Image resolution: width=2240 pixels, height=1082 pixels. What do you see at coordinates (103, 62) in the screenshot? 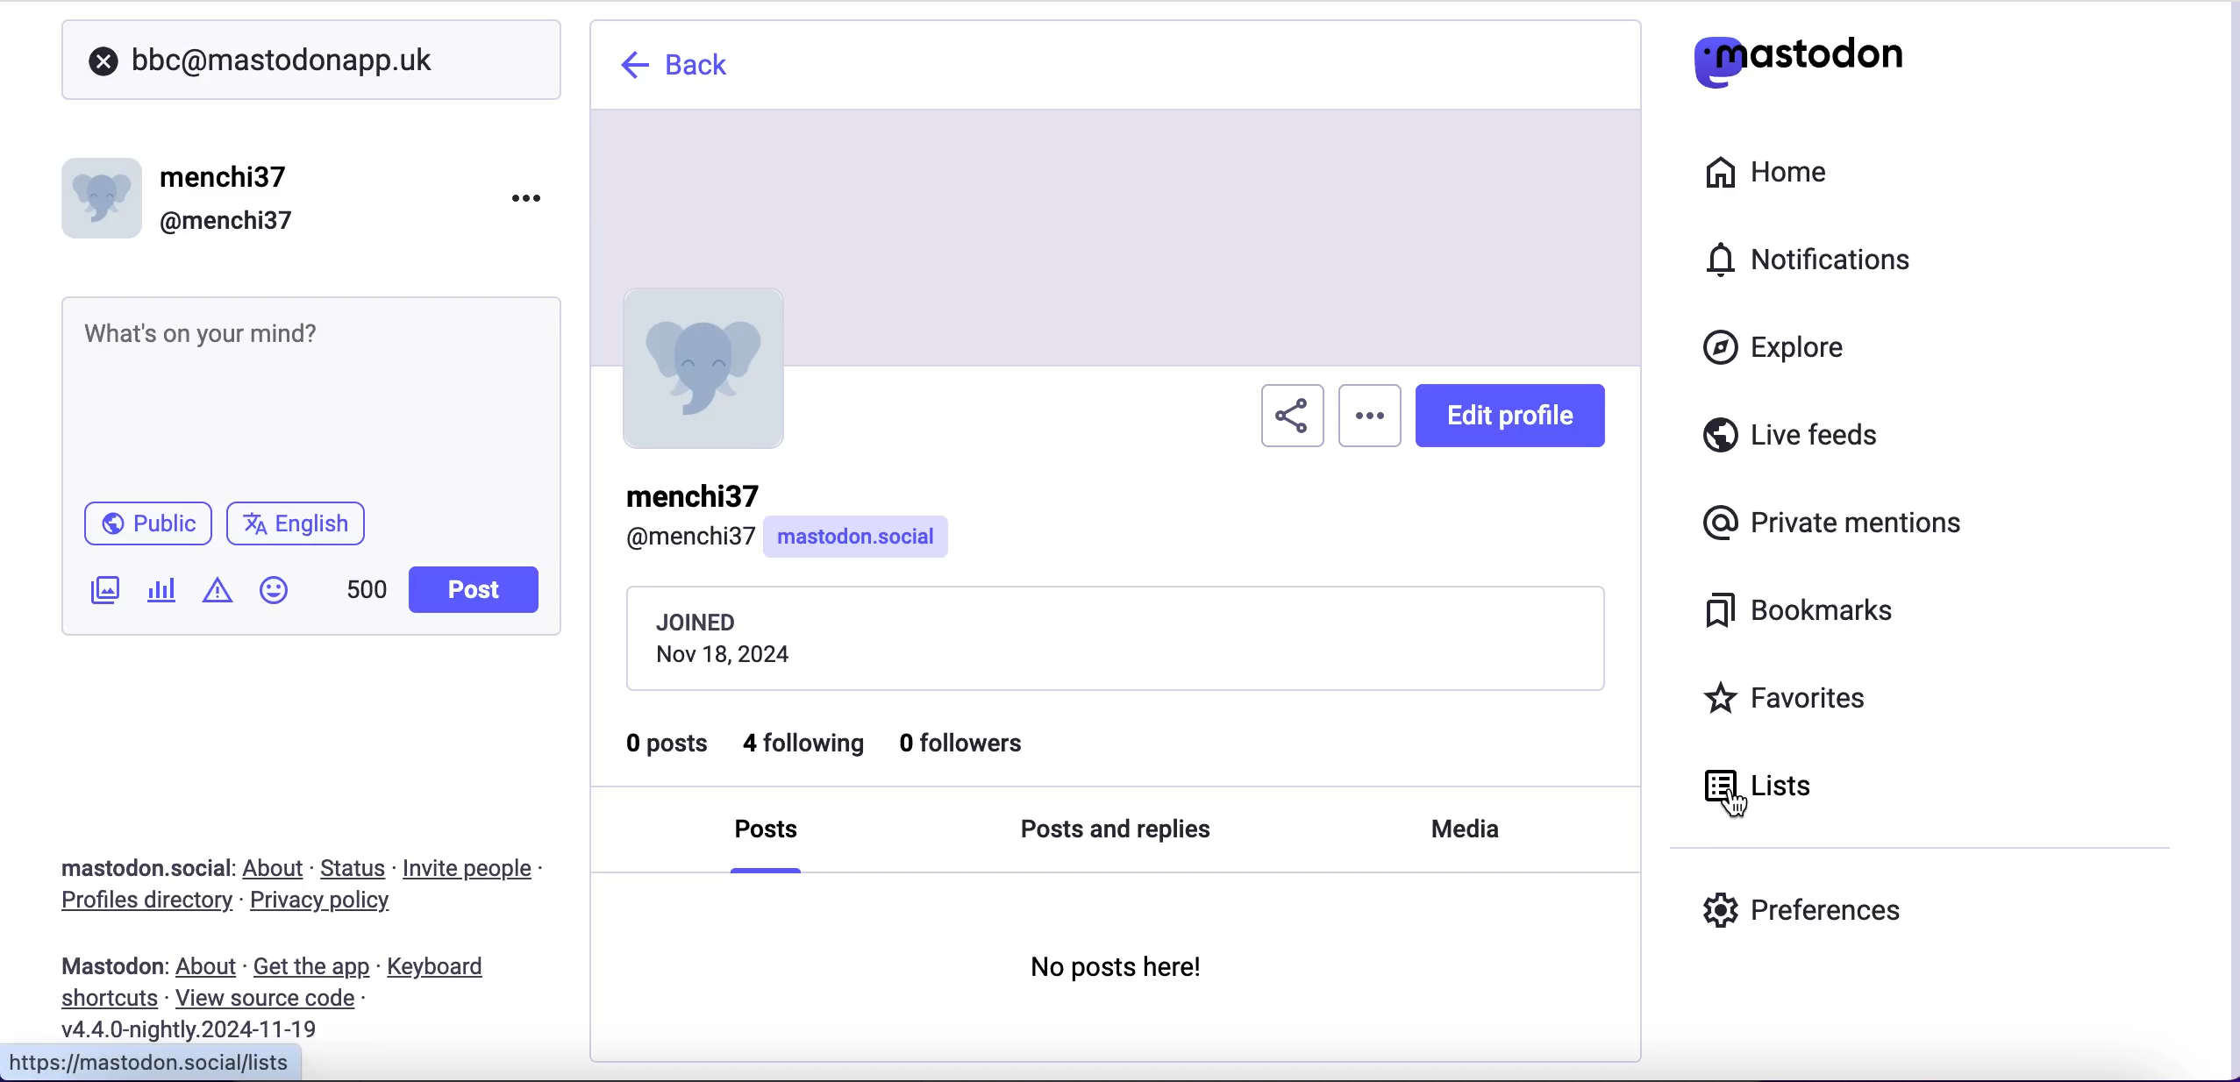
I see `close` at bounding box center [103, 62].